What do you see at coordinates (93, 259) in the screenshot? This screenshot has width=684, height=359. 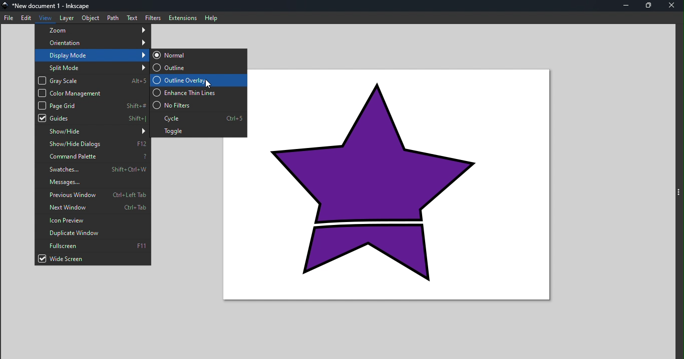 I see `Wide screen` at bounding box center [93, 259].